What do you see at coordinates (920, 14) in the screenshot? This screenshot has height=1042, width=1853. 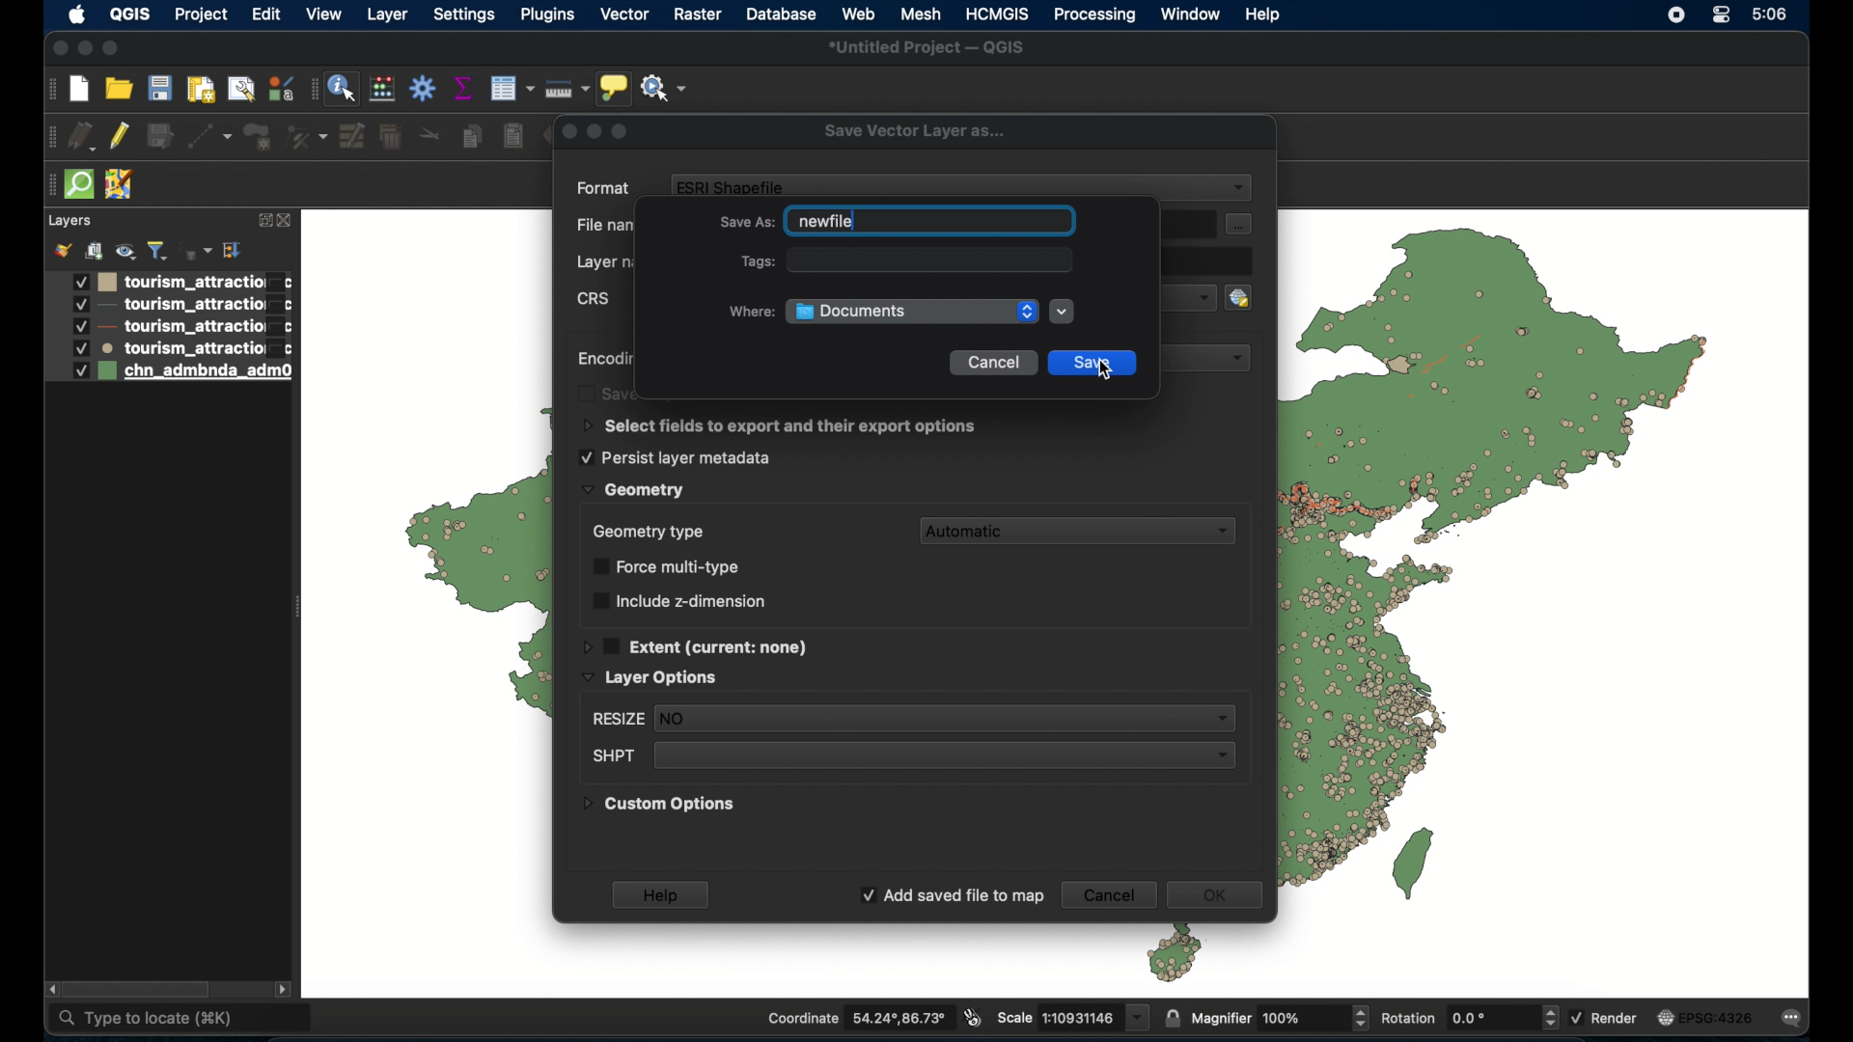 I see `mesh` at bounding box center [920, 14].